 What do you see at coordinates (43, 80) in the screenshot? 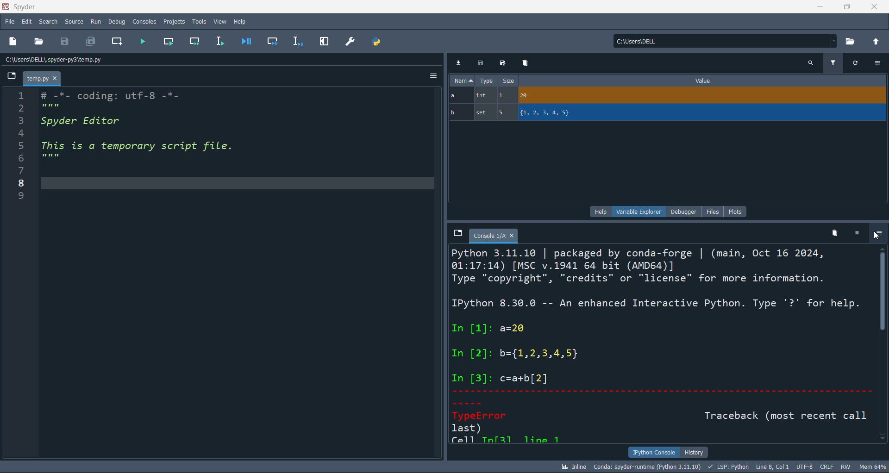
I see `temp.py` at bounding box center [43, 80].